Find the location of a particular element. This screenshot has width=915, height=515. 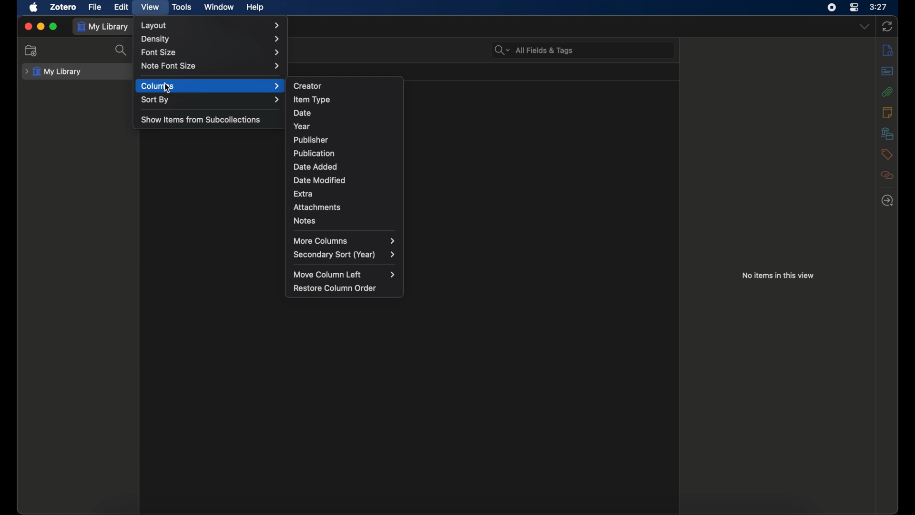

extra is located at coordinates (304, 193).